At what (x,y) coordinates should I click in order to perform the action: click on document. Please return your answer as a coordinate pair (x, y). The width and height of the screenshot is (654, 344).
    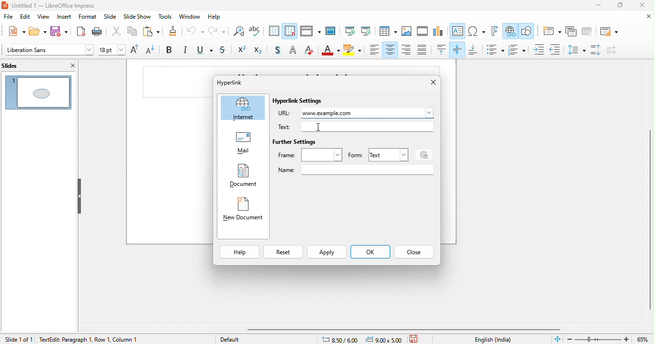
    Looking at the image, I should click on (243, 177).